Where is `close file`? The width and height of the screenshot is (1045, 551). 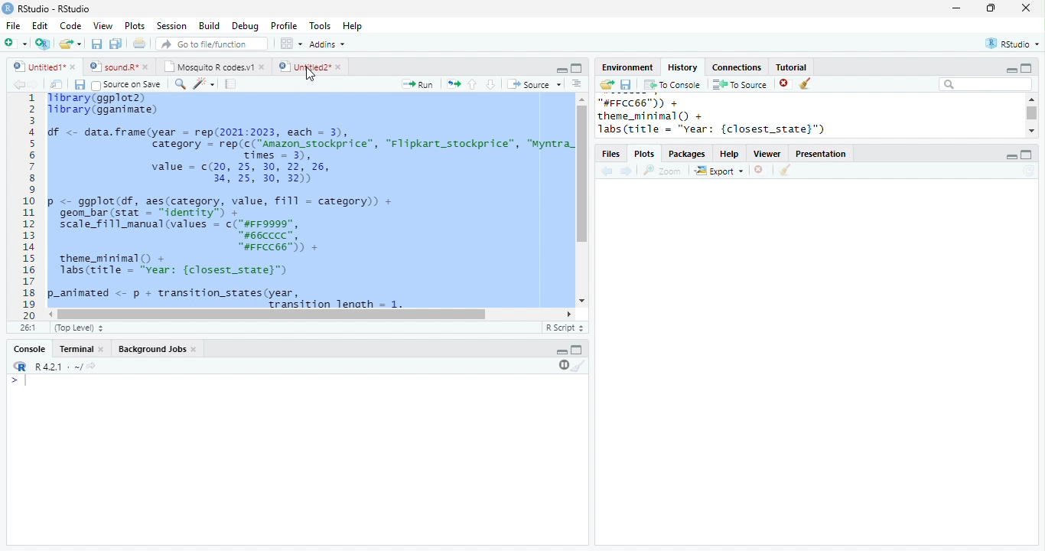 close file is located at coordinates (759, 170).